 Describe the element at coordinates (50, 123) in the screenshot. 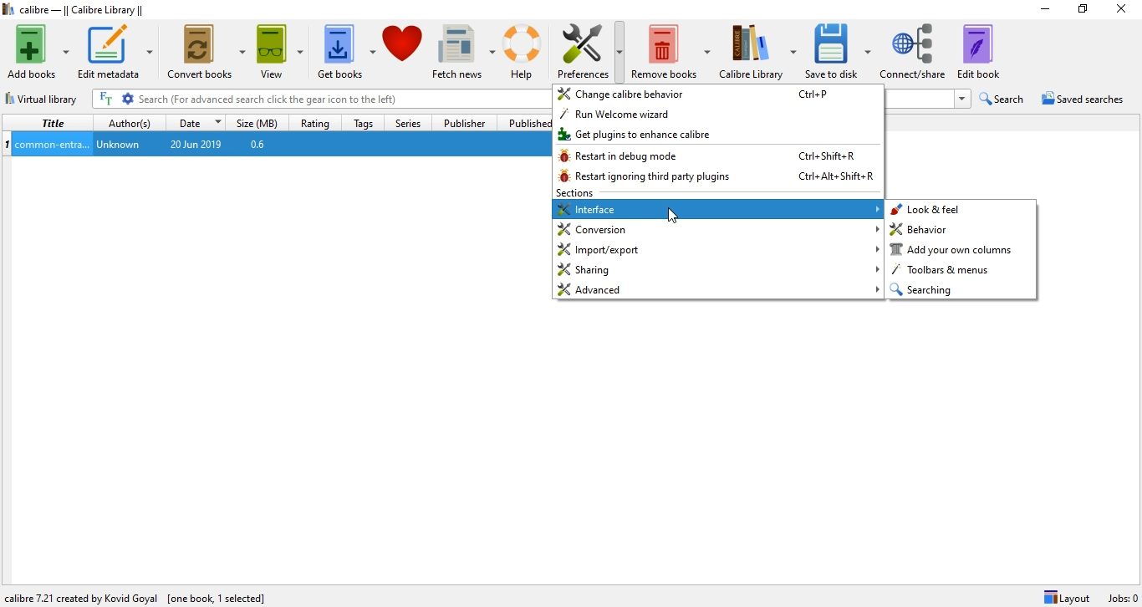

I see `Title` at that location.